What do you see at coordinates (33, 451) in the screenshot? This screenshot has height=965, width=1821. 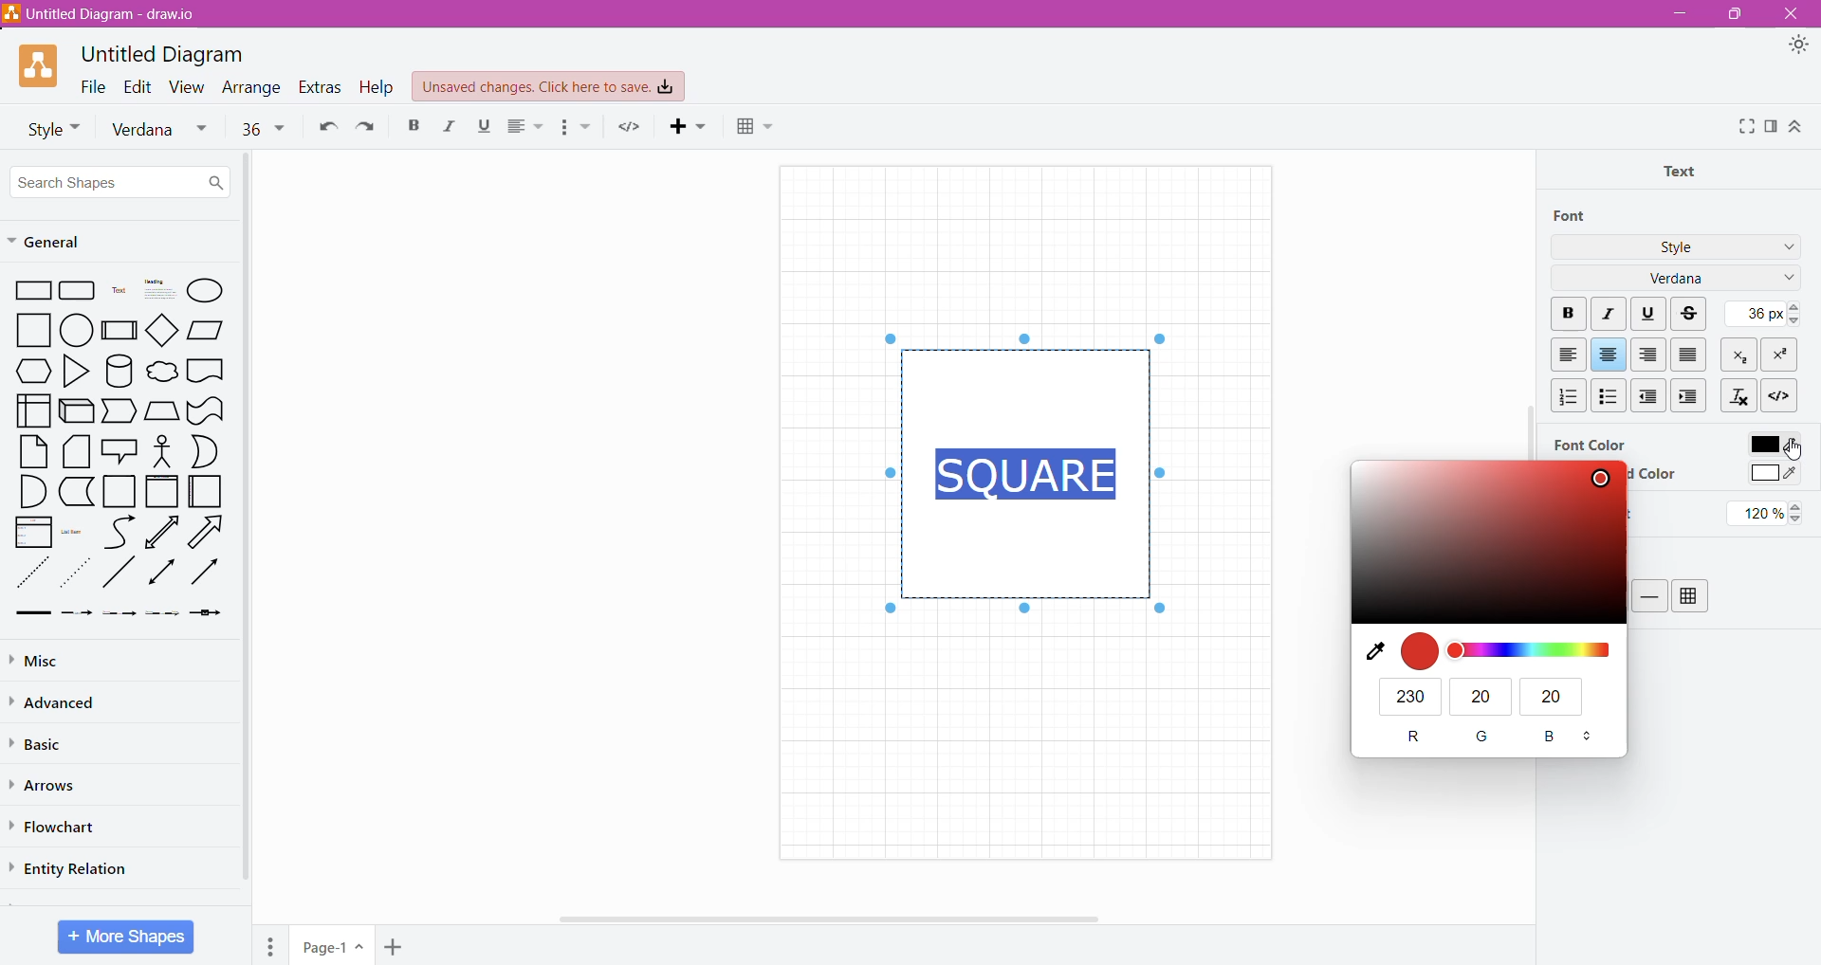 I see `Paper Sheet ` at bounding box center [33, 451].